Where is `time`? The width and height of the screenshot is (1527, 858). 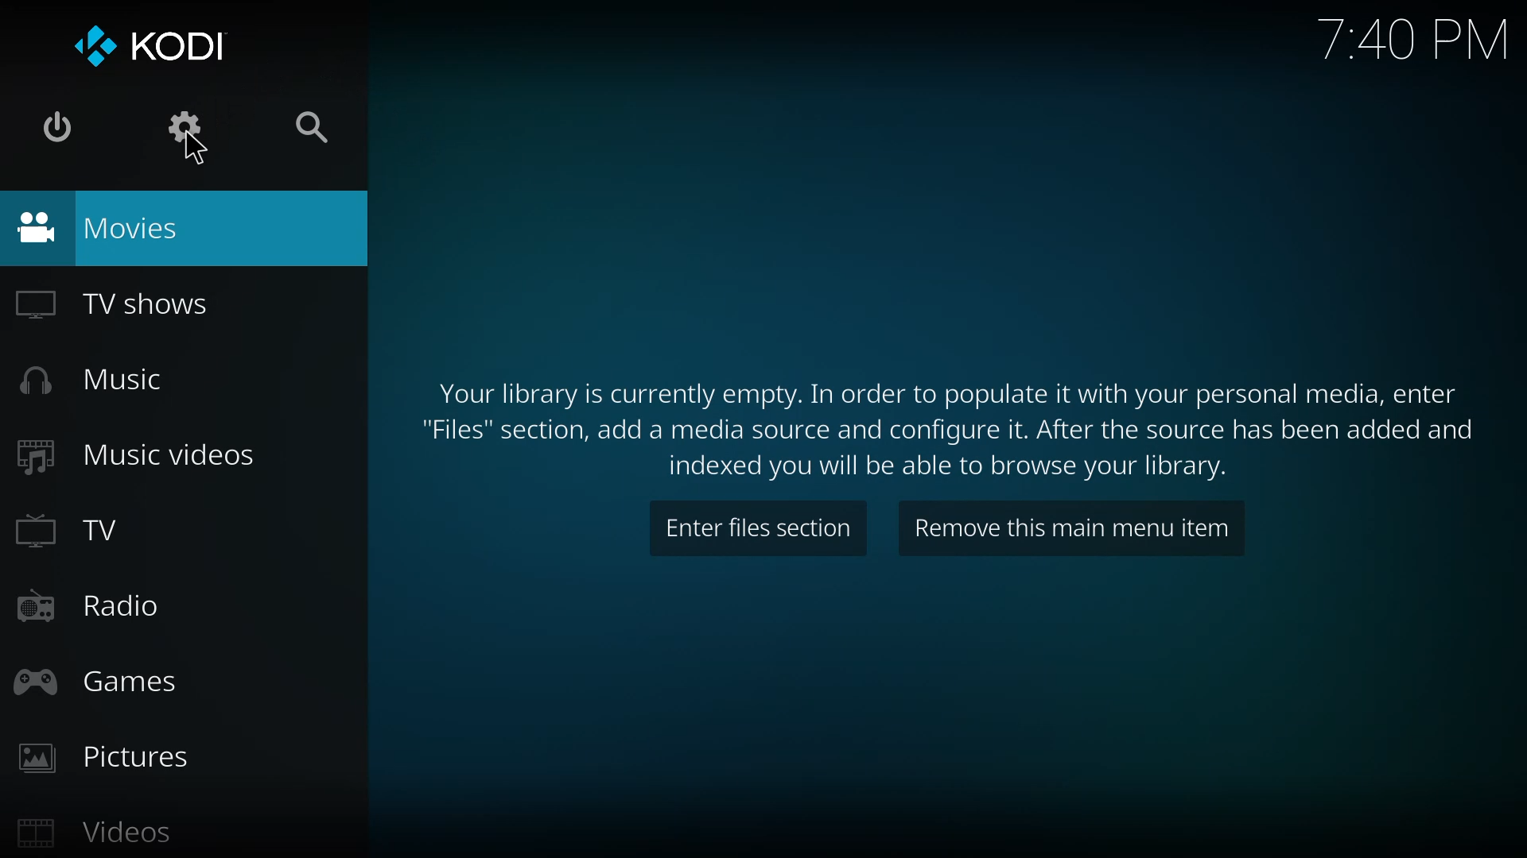
time is located at coordinates (1413, 37).